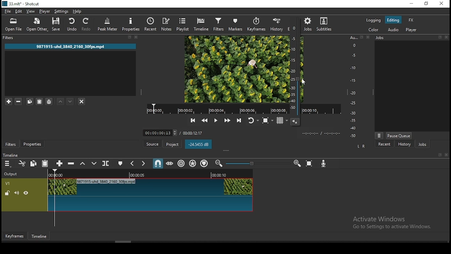  Describe the element at coordinates (132, 164) in the screenshot. I see `previous marker` at that location.